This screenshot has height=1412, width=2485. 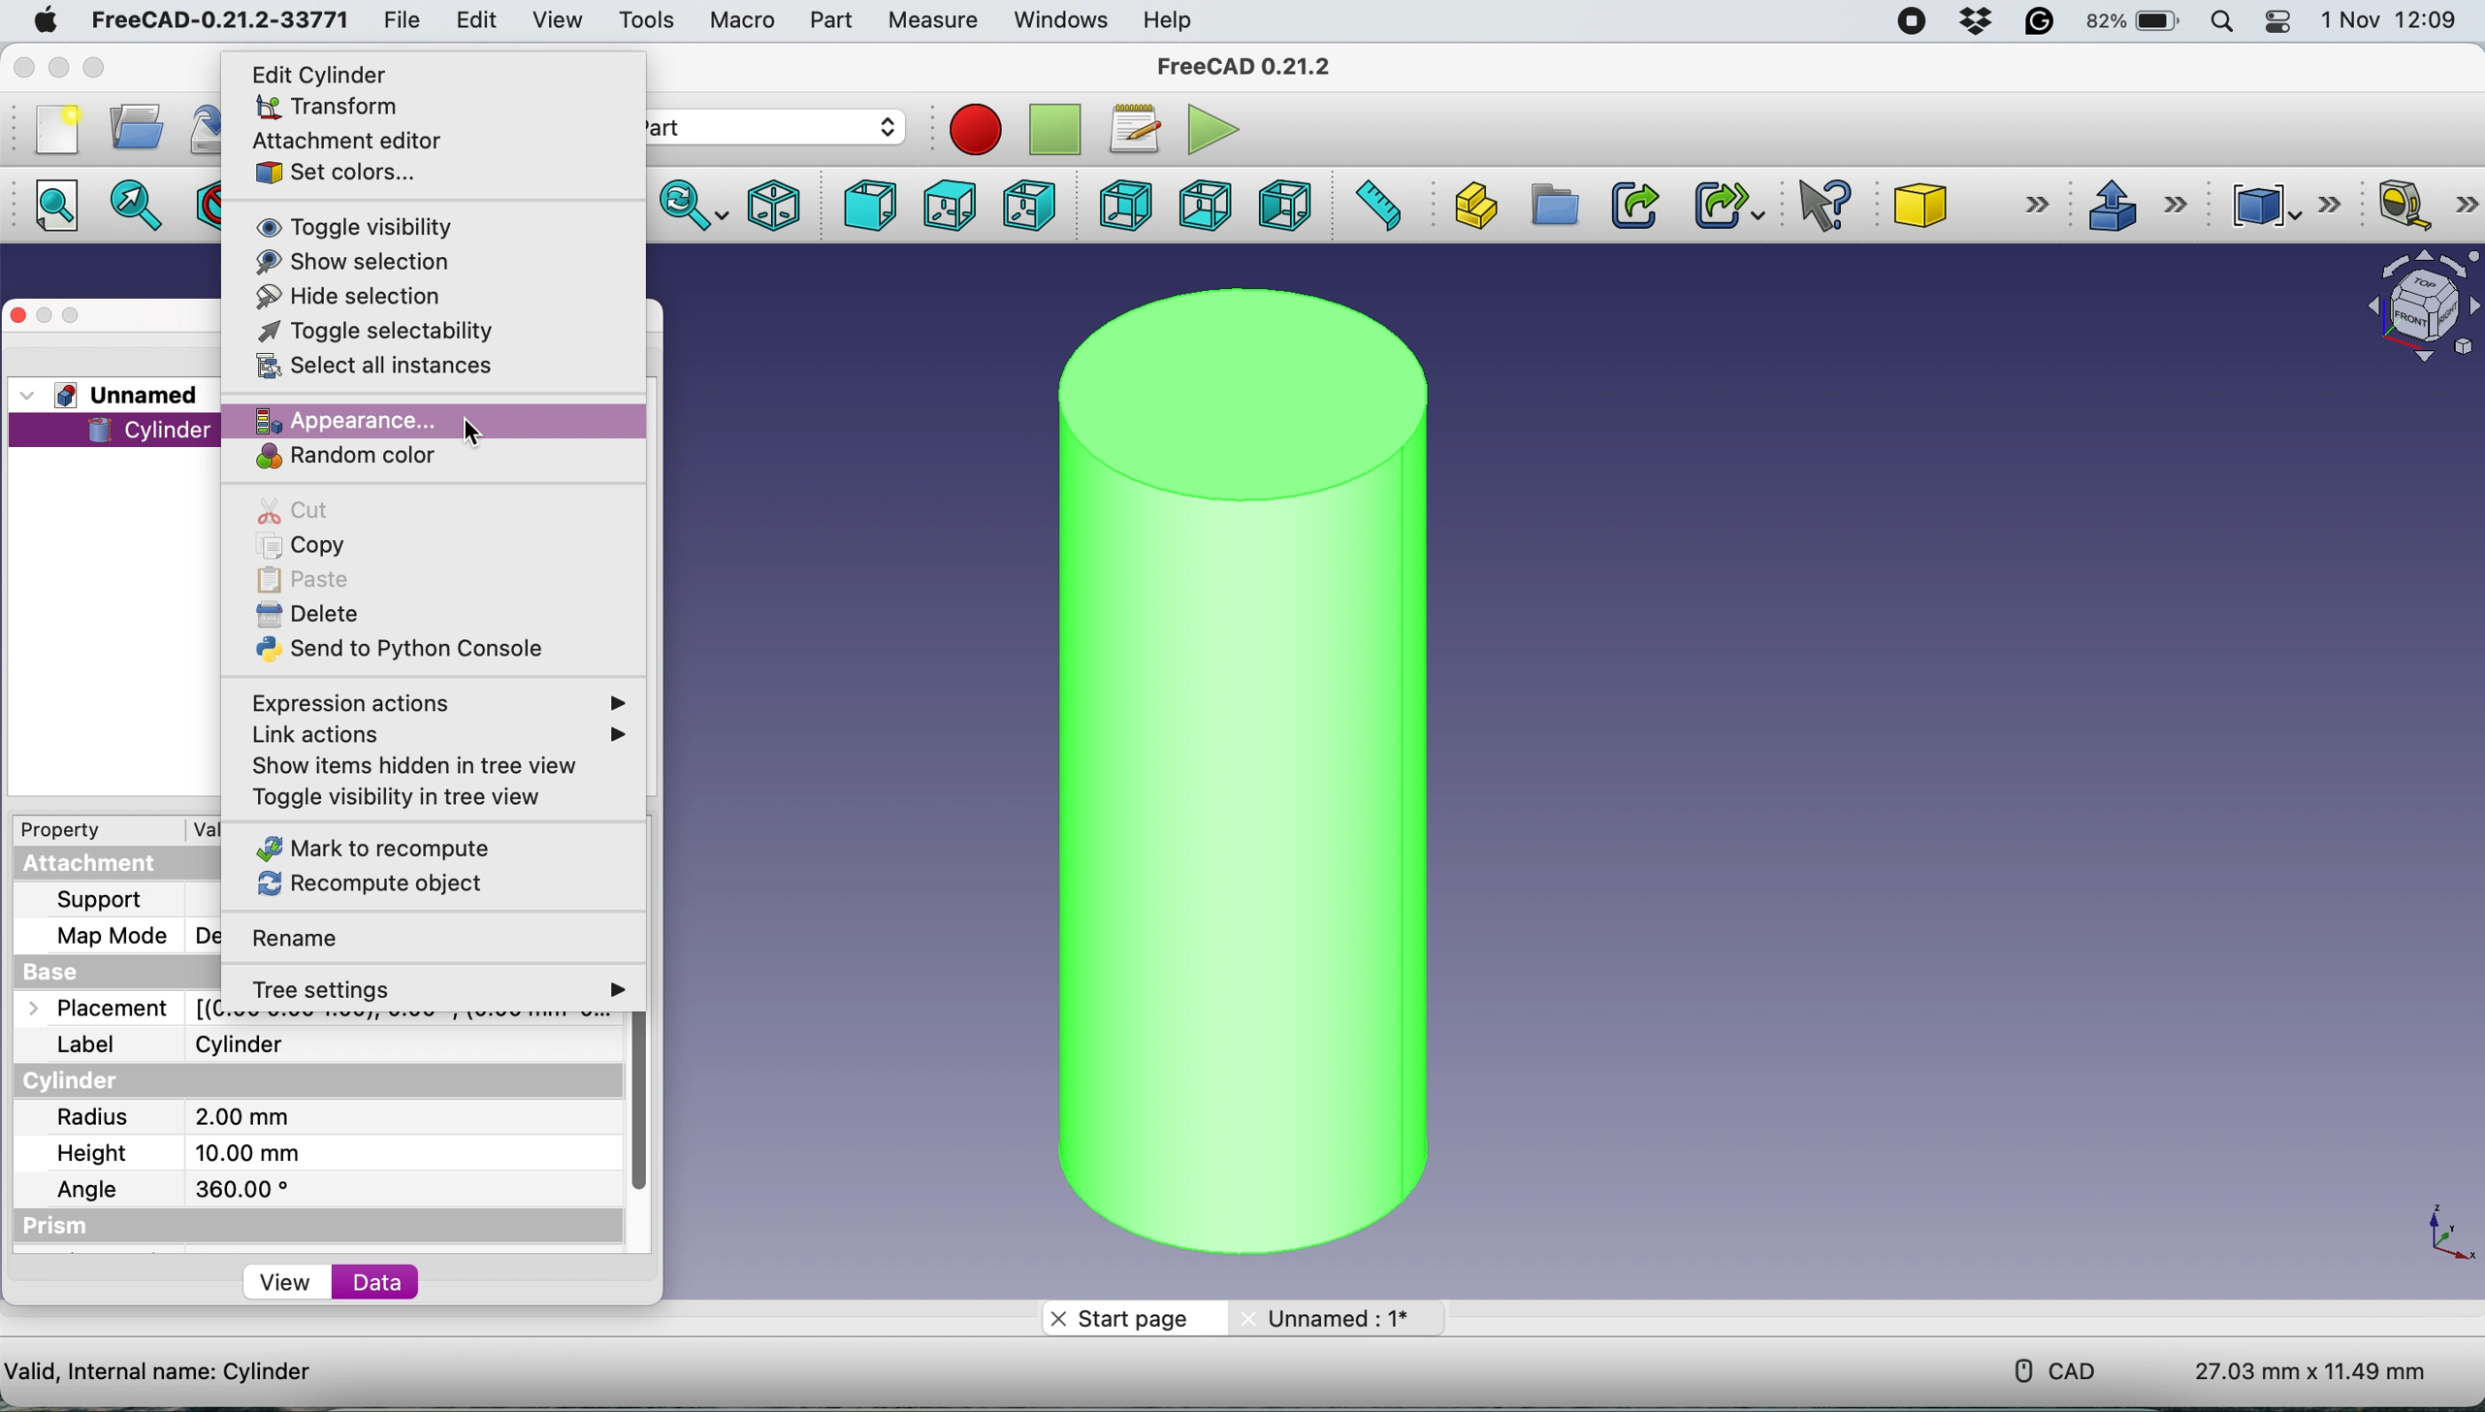 I want to click on view, so click(x=554, y=21).